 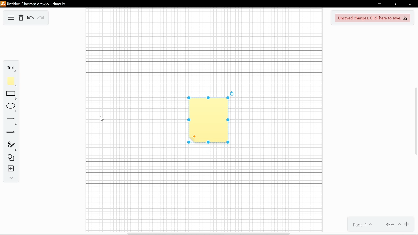 I want to click on Text, so click(x=10, y=68).